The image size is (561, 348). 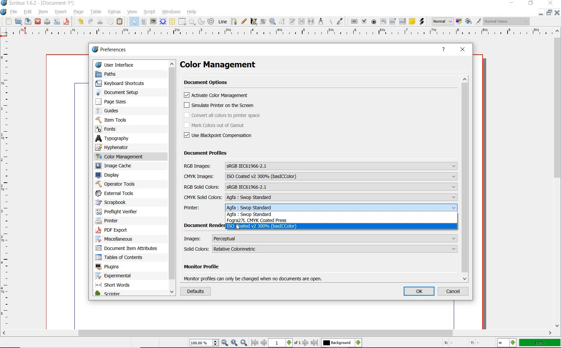 I want to click on copy item properties, so click(x=331, y=21).